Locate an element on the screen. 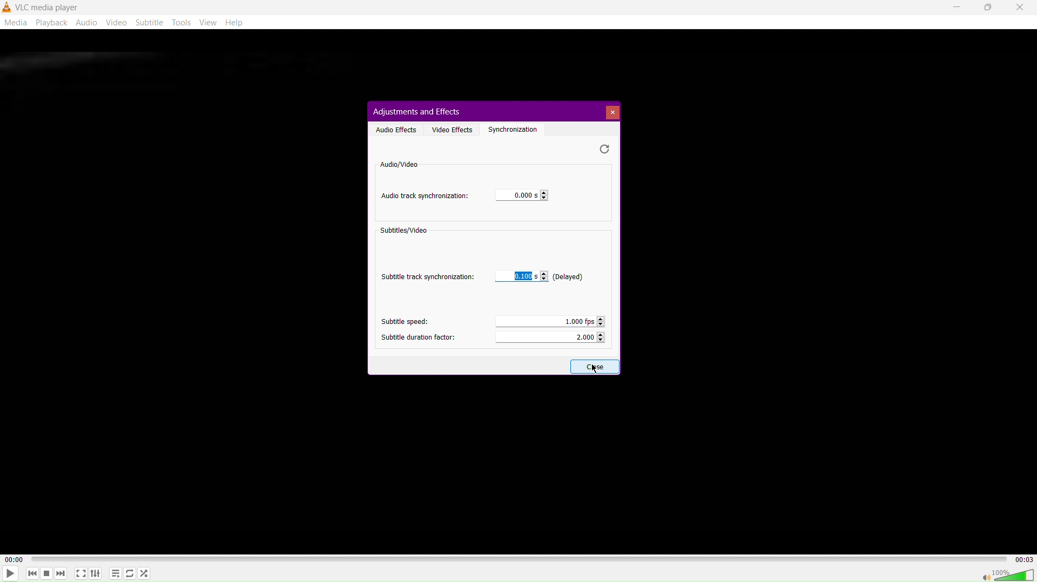 The width and height of the screenshot is (1037, 582). Play is located at coordinates (12, 573).